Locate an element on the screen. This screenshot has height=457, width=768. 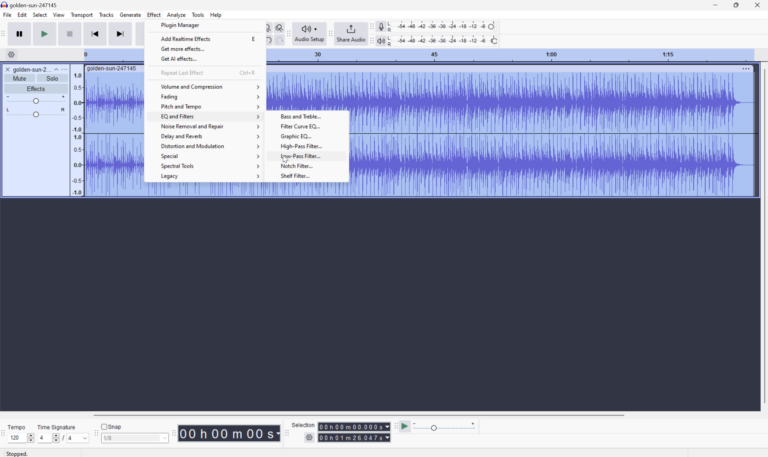
Transport is located at coordinates (82, 15).